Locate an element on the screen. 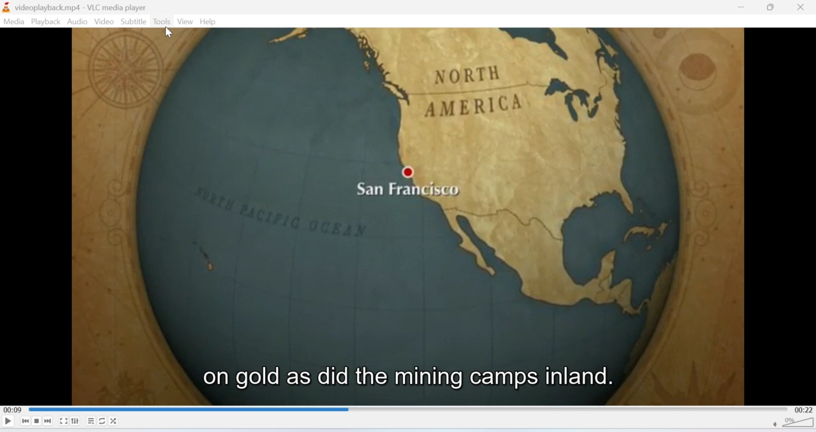  Playbar is located at coordinates (409, 409).